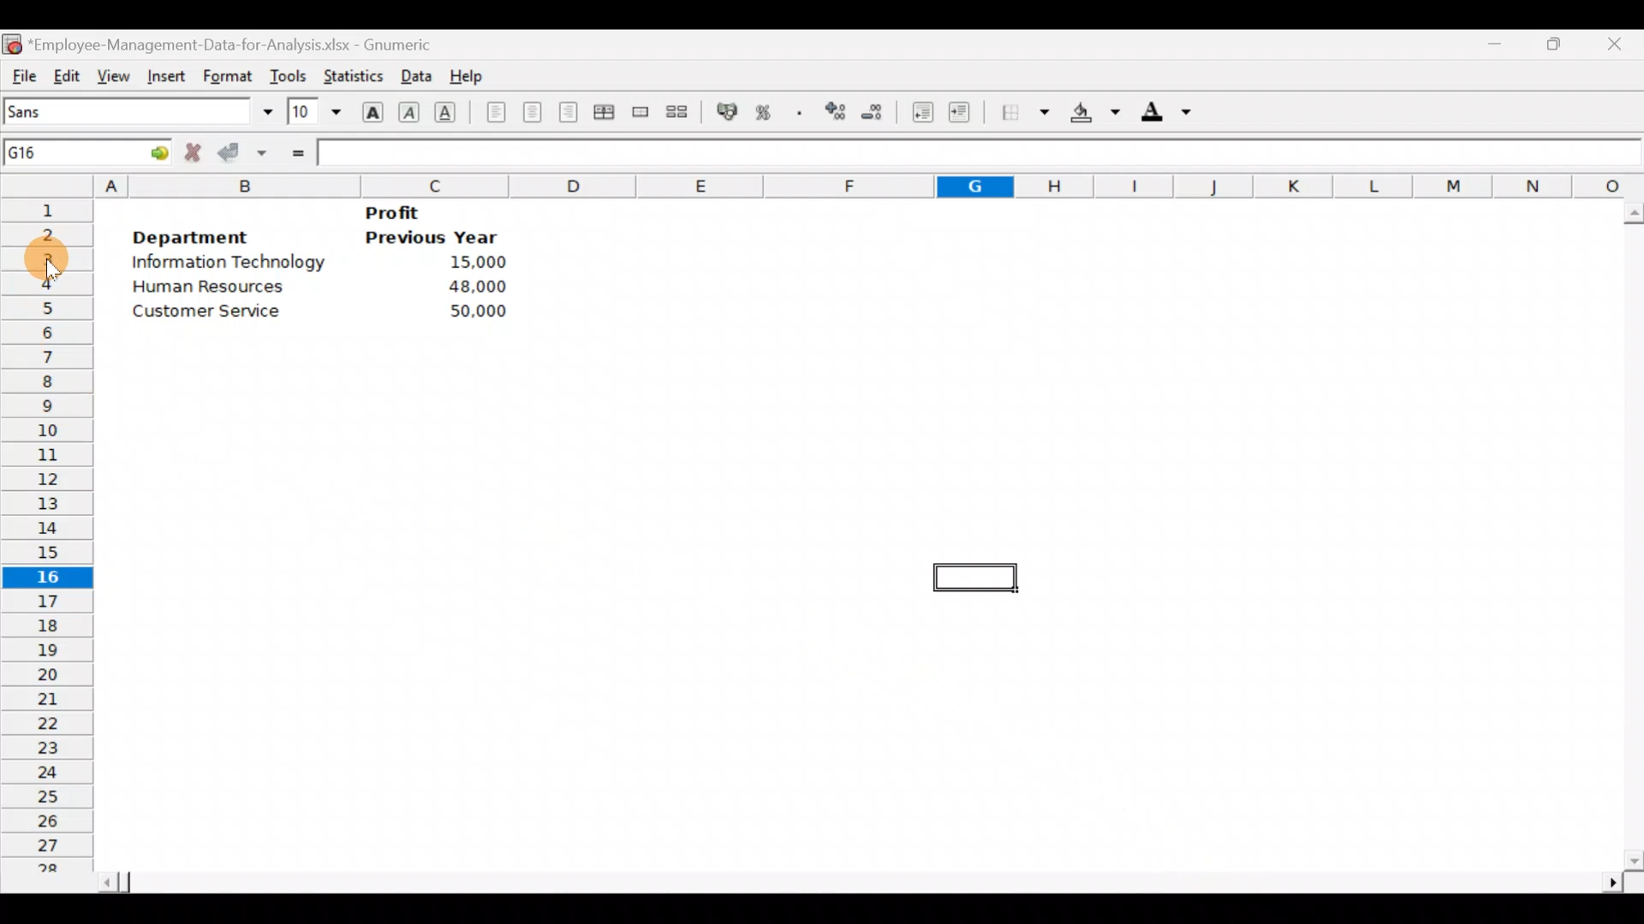 The image size is (1644, 924). Describe the element at coordinates (1620, 45) in the screenshot. I see `Close` at that location.